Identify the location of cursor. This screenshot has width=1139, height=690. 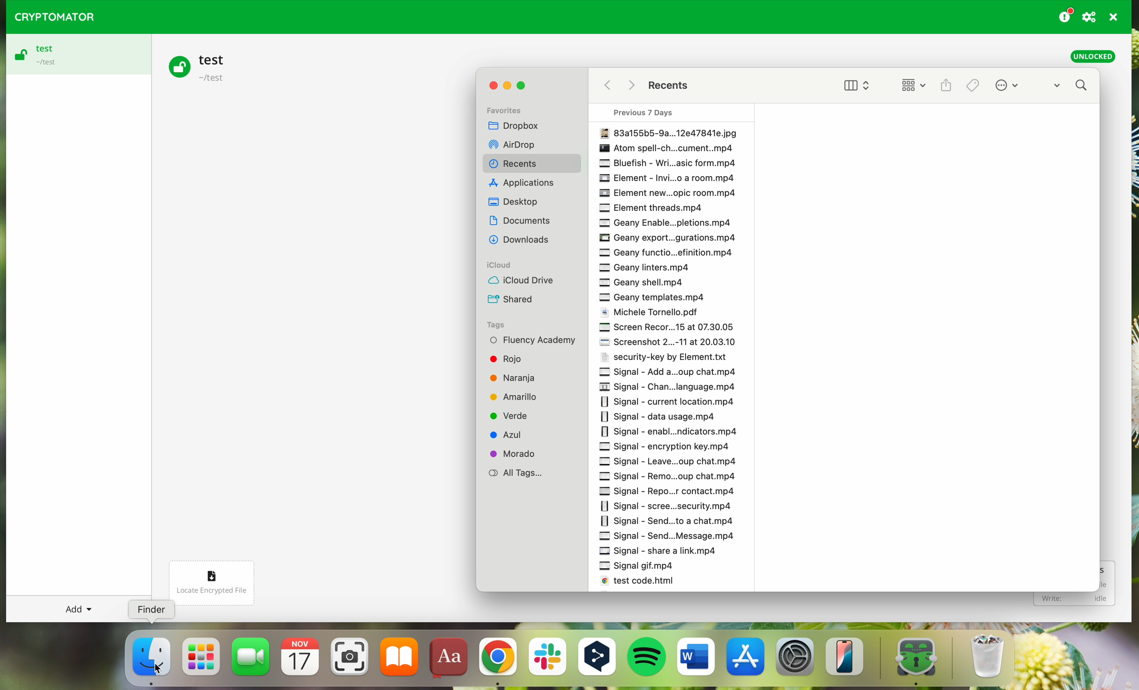
(154, 667).